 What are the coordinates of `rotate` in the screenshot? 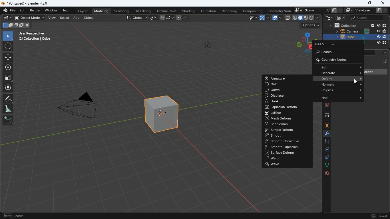 It's located at (8, 67).